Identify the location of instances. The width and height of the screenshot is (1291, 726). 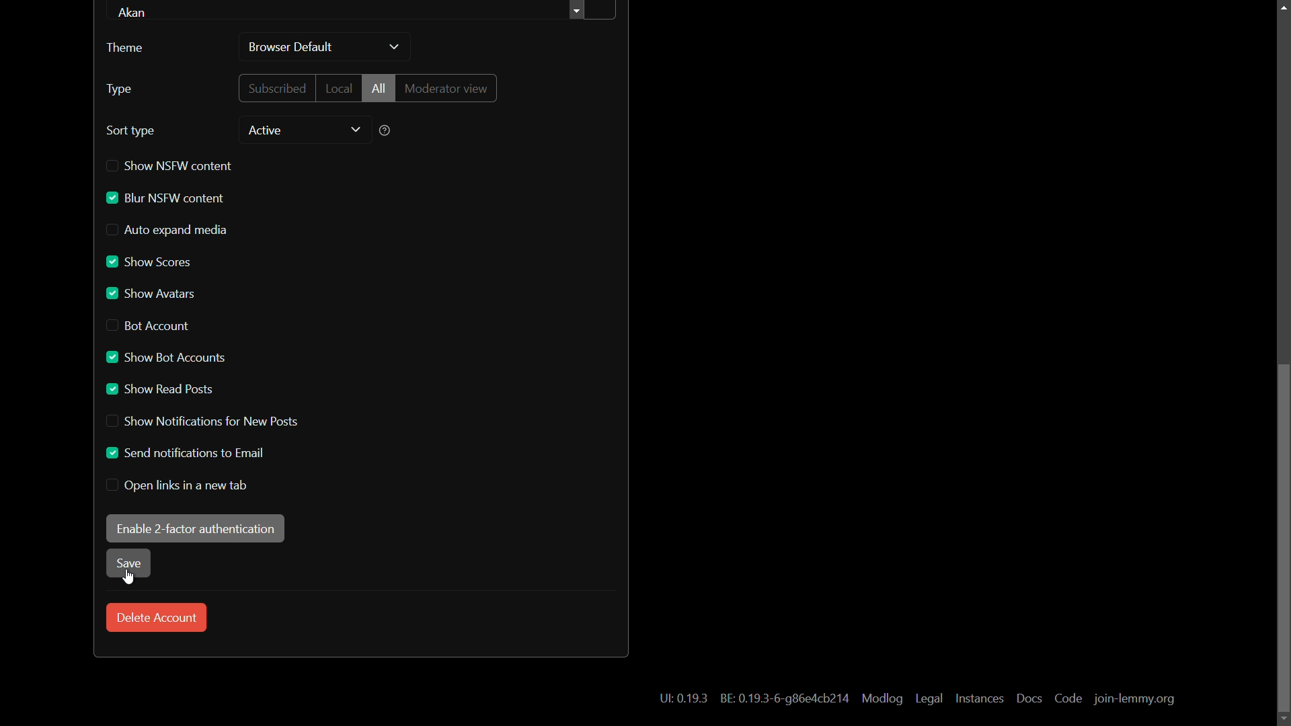
(981, 698).